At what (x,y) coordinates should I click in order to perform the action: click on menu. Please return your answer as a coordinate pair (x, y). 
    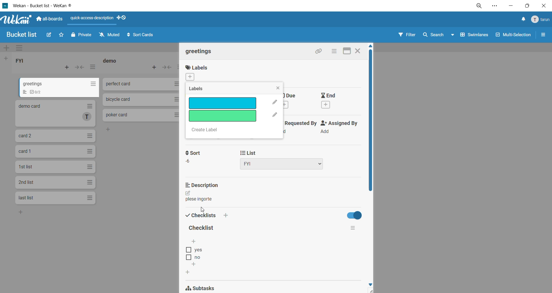
    Looking at the image, I should click on (540, 20).